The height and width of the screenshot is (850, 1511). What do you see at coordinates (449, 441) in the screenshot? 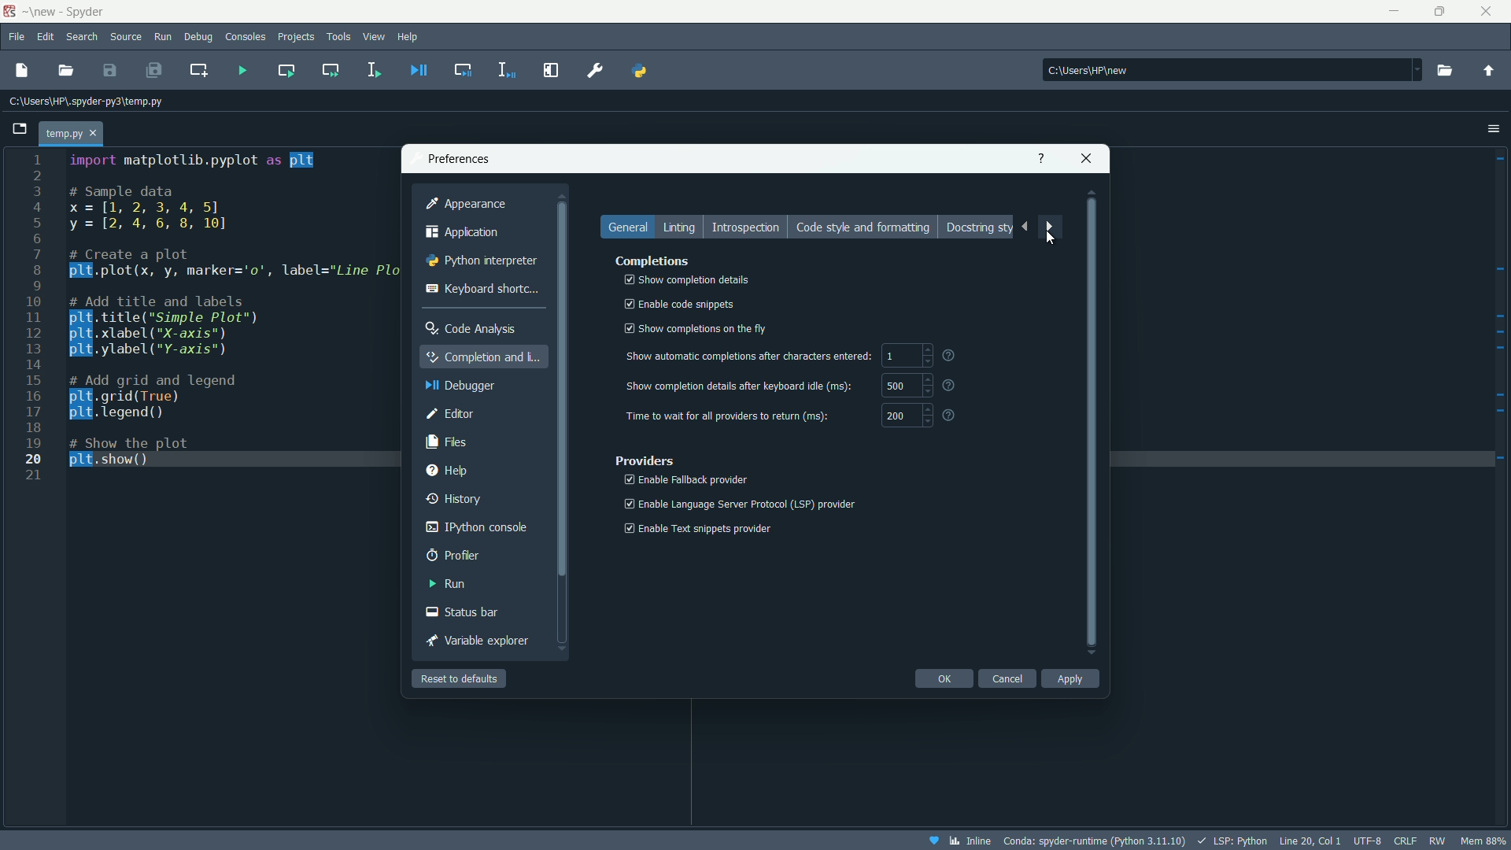
I see `files` at bounding box center [449, 441].